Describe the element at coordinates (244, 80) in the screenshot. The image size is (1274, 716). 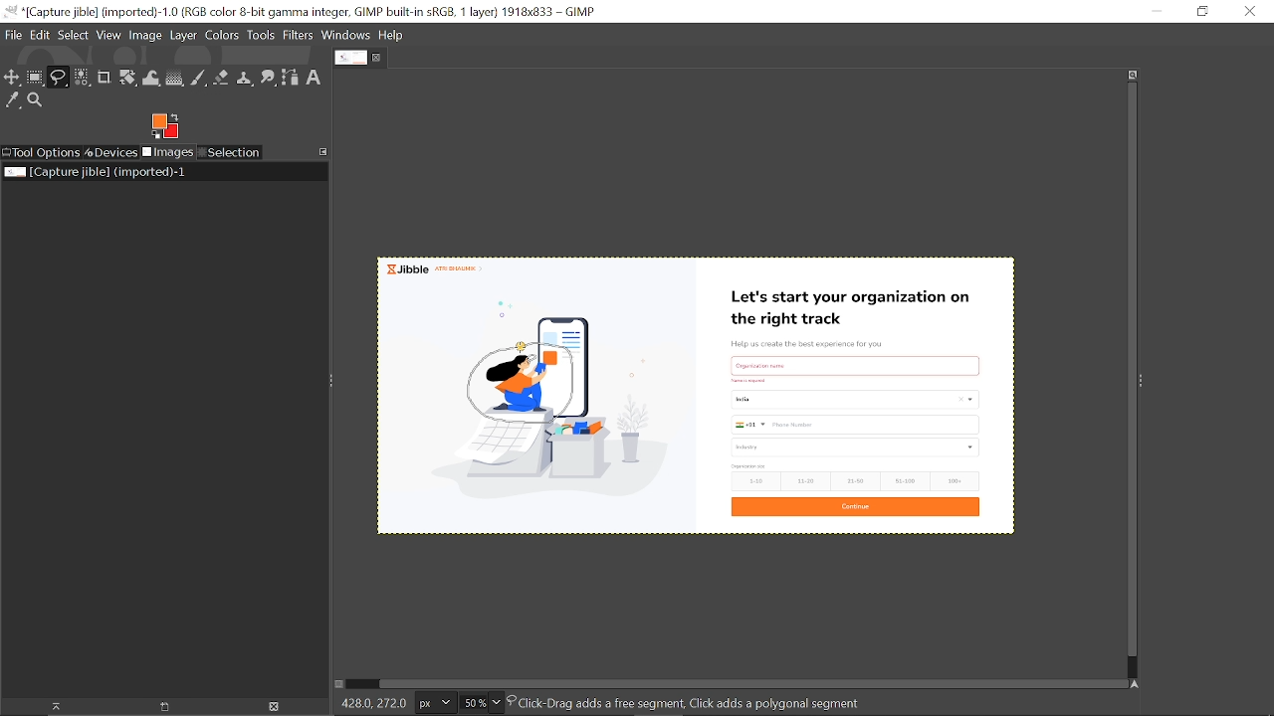
I see `Clone tool` at that location.